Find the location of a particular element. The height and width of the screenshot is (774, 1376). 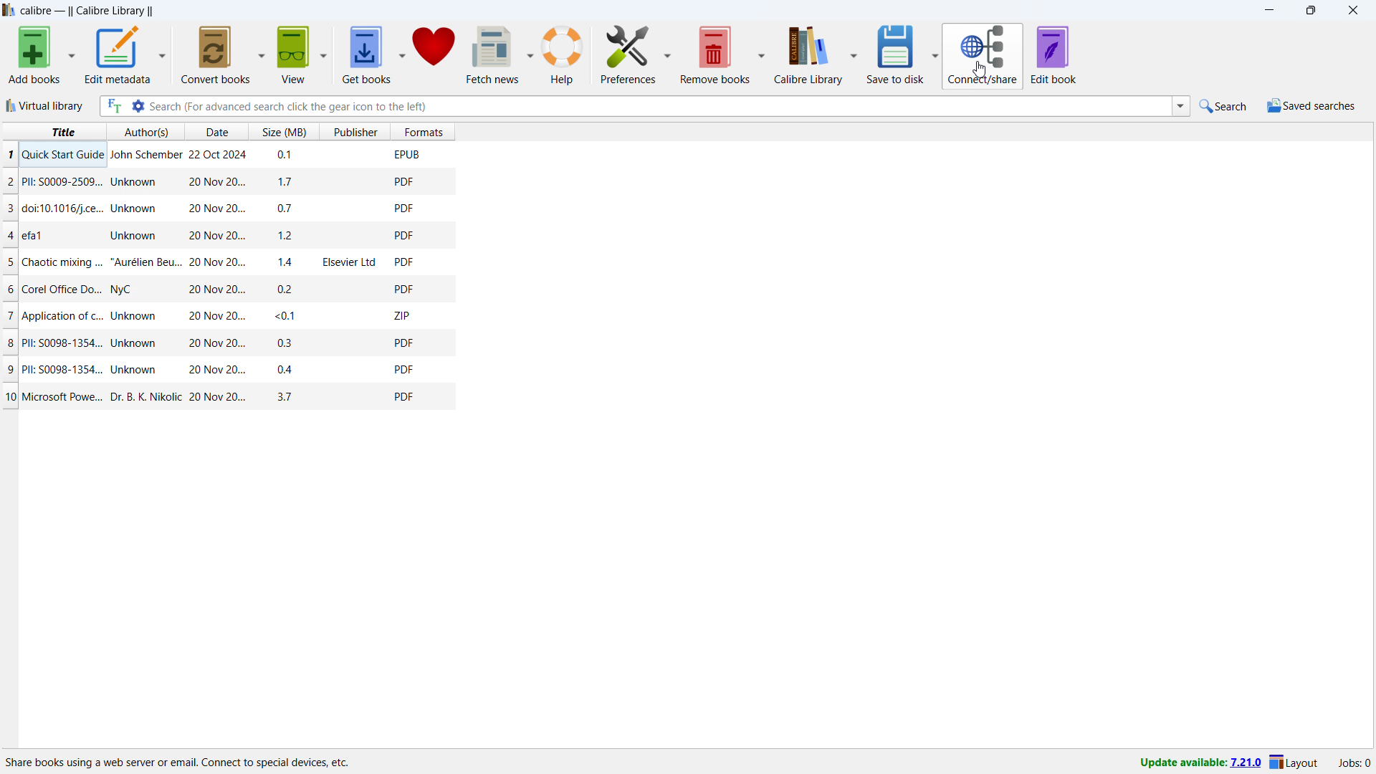

one book entry is located at coordinates (223, 236).